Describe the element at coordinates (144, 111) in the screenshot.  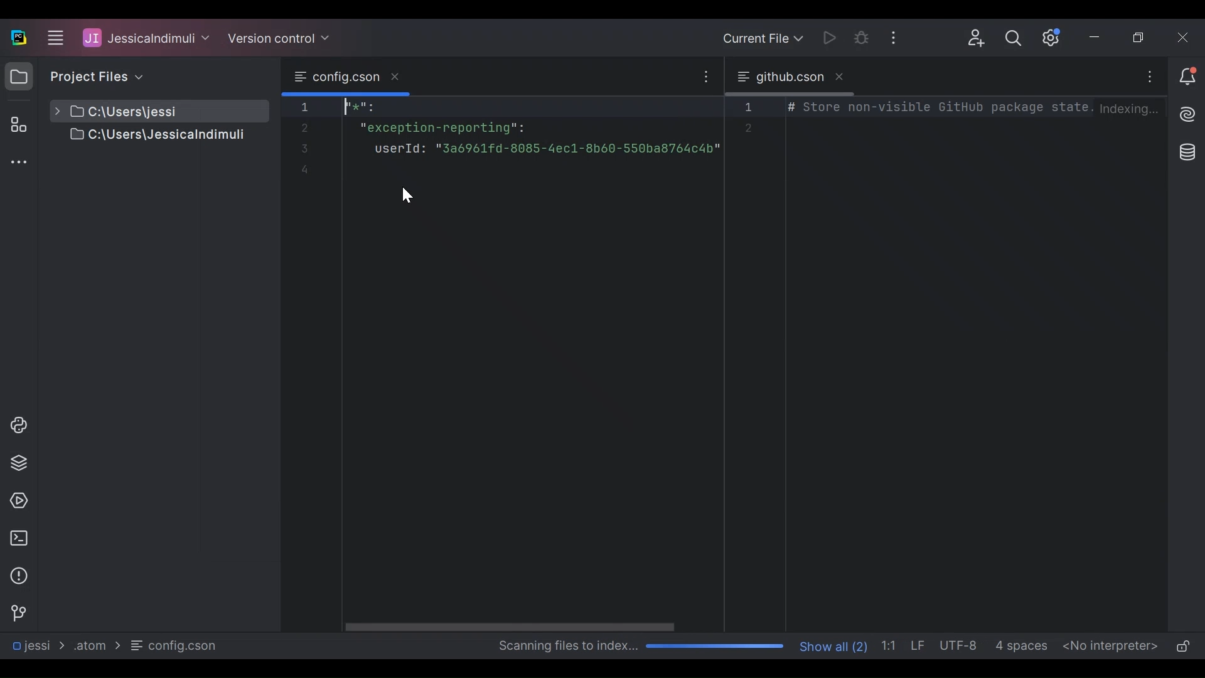
I see `Project File` at that location.